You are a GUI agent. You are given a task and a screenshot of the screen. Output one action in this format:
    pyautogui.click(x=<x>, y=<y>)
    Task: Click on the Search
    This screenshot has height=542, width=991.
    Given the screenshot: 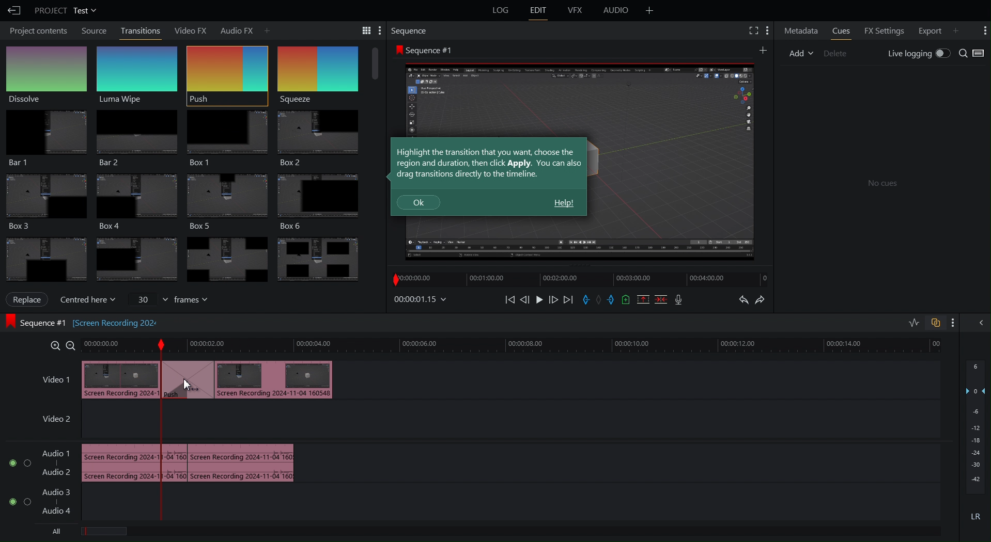 What is the action you would take?
    pyautogui.click(x=972, y=53)
    